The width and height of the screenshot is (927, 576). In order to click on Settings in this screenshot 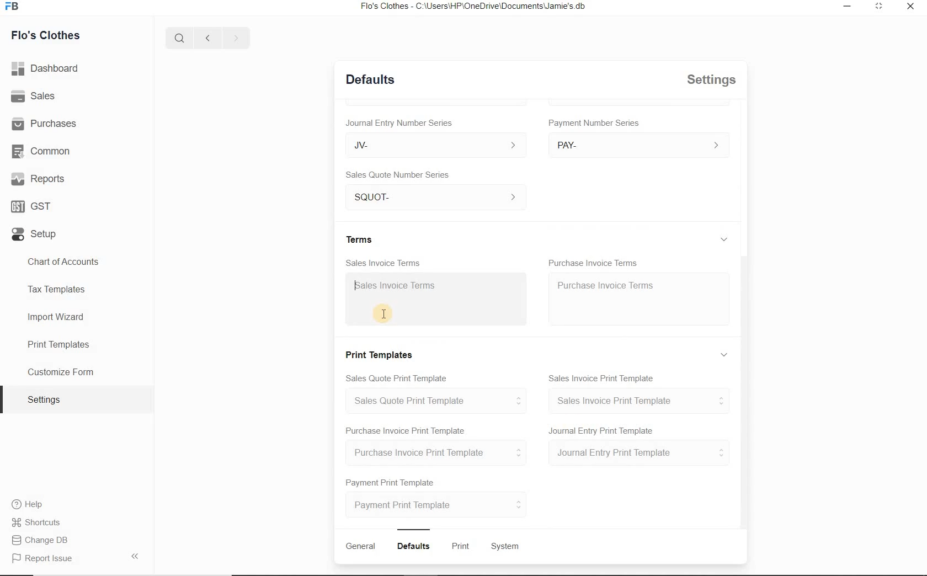, I will do `click(710, 79)`.